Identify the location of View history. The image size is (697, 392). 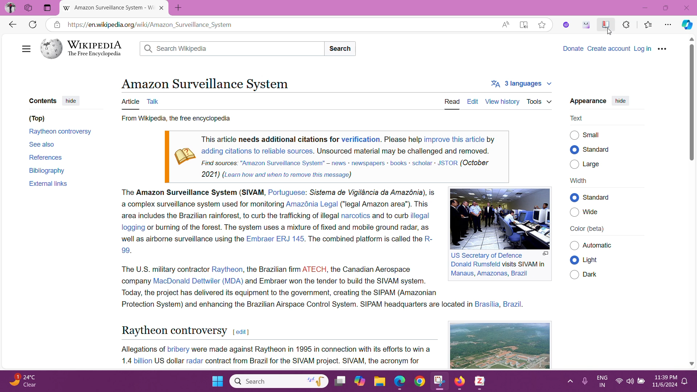
(502, 101).